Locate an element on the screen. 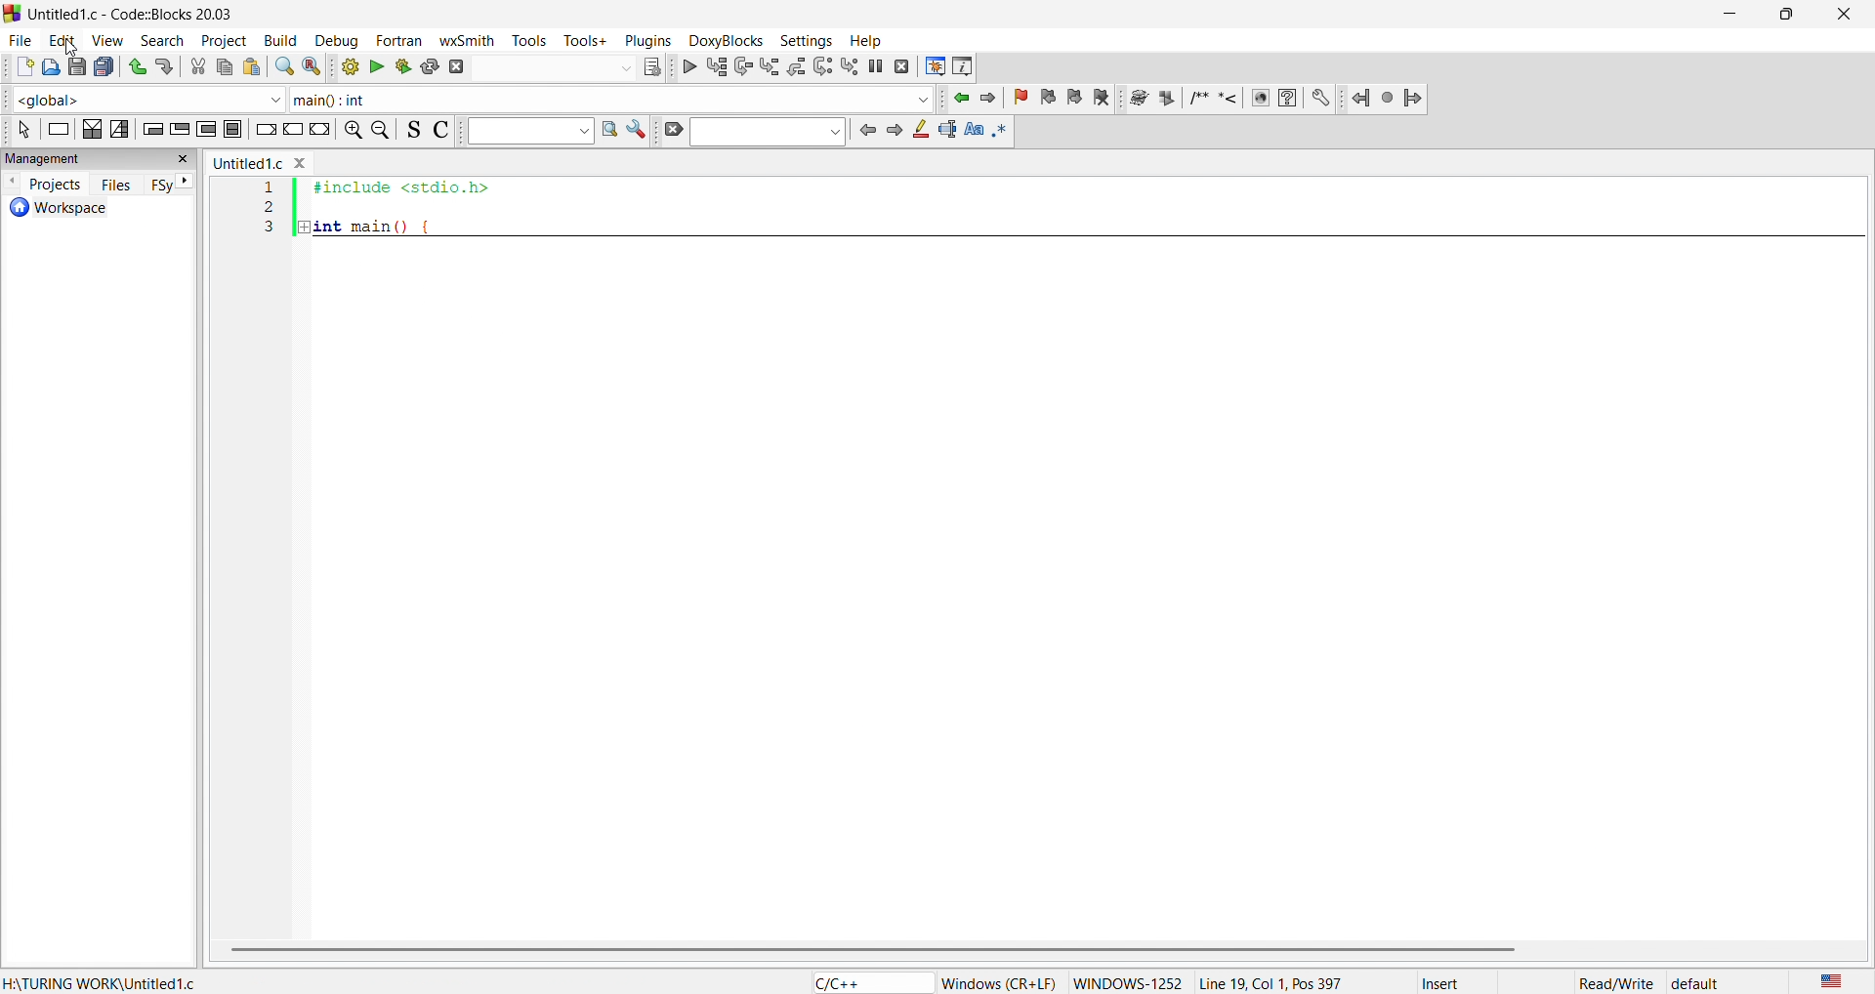 This screenshot has height=994, width=1875. next is located at coordinates (187, 183).